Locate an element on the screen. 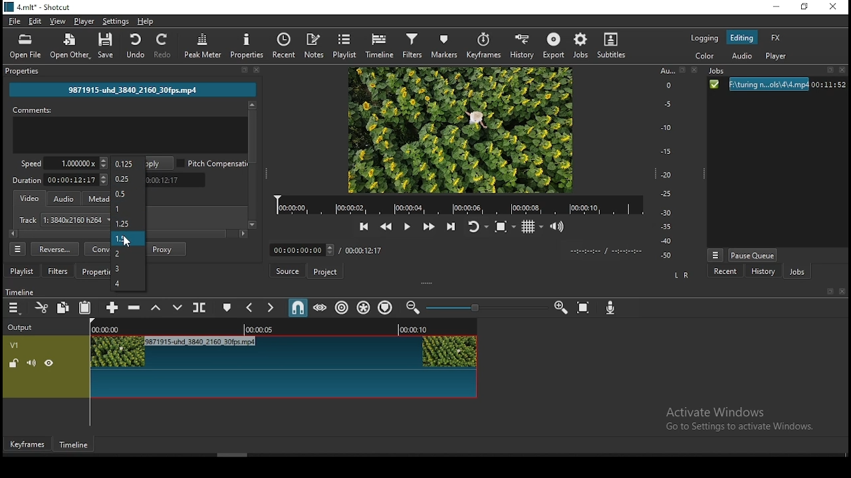 Image resolution: width=851 pixels, height=478 pixels. Player is located at coordinates (459, 205).